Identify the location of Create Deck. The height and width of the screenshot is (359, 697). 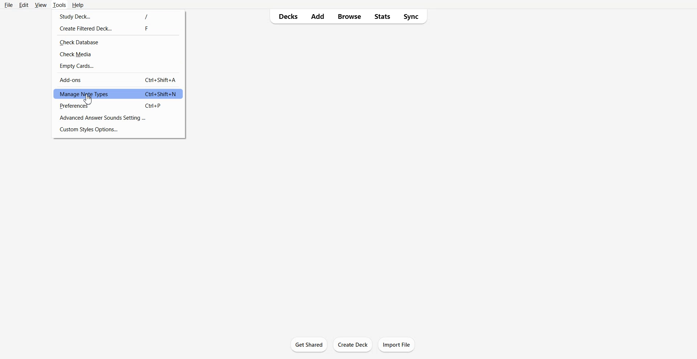
(353, 344).